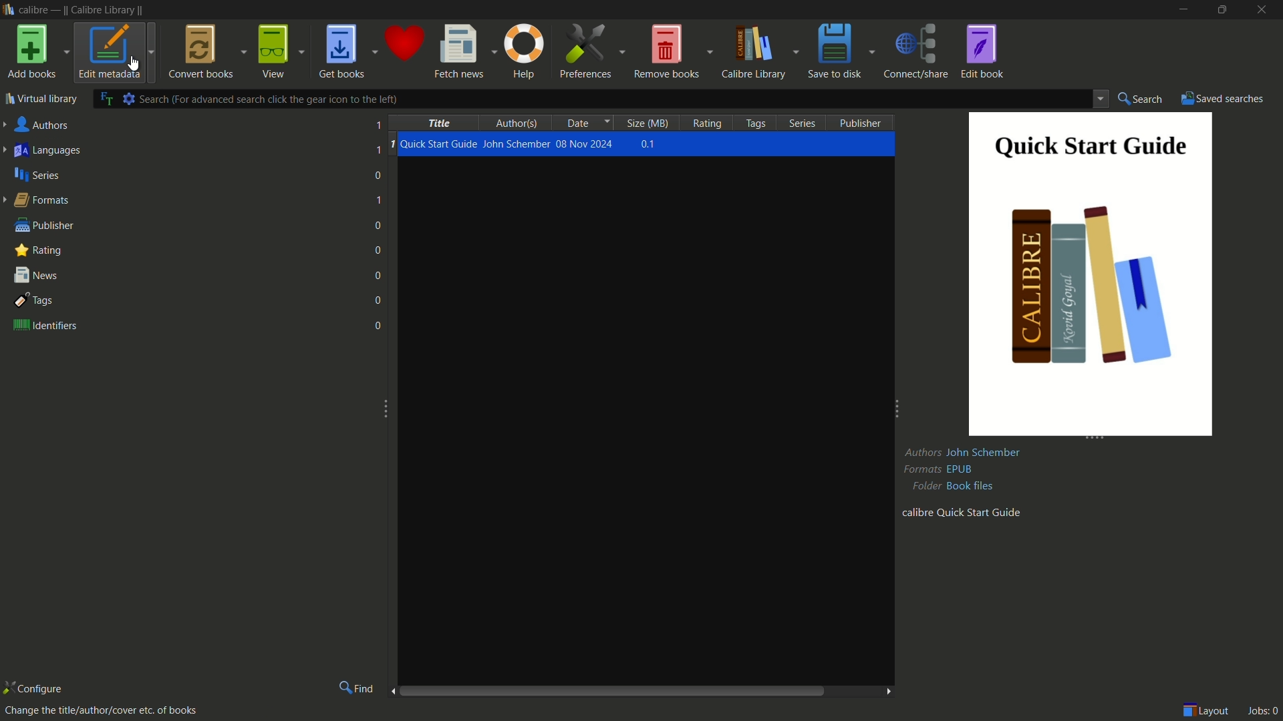 The image size is (1283, 721). What do you see at coordinates (1266, 10) in the screenshot?
I see `close app` at bounding box center [1266, 10].